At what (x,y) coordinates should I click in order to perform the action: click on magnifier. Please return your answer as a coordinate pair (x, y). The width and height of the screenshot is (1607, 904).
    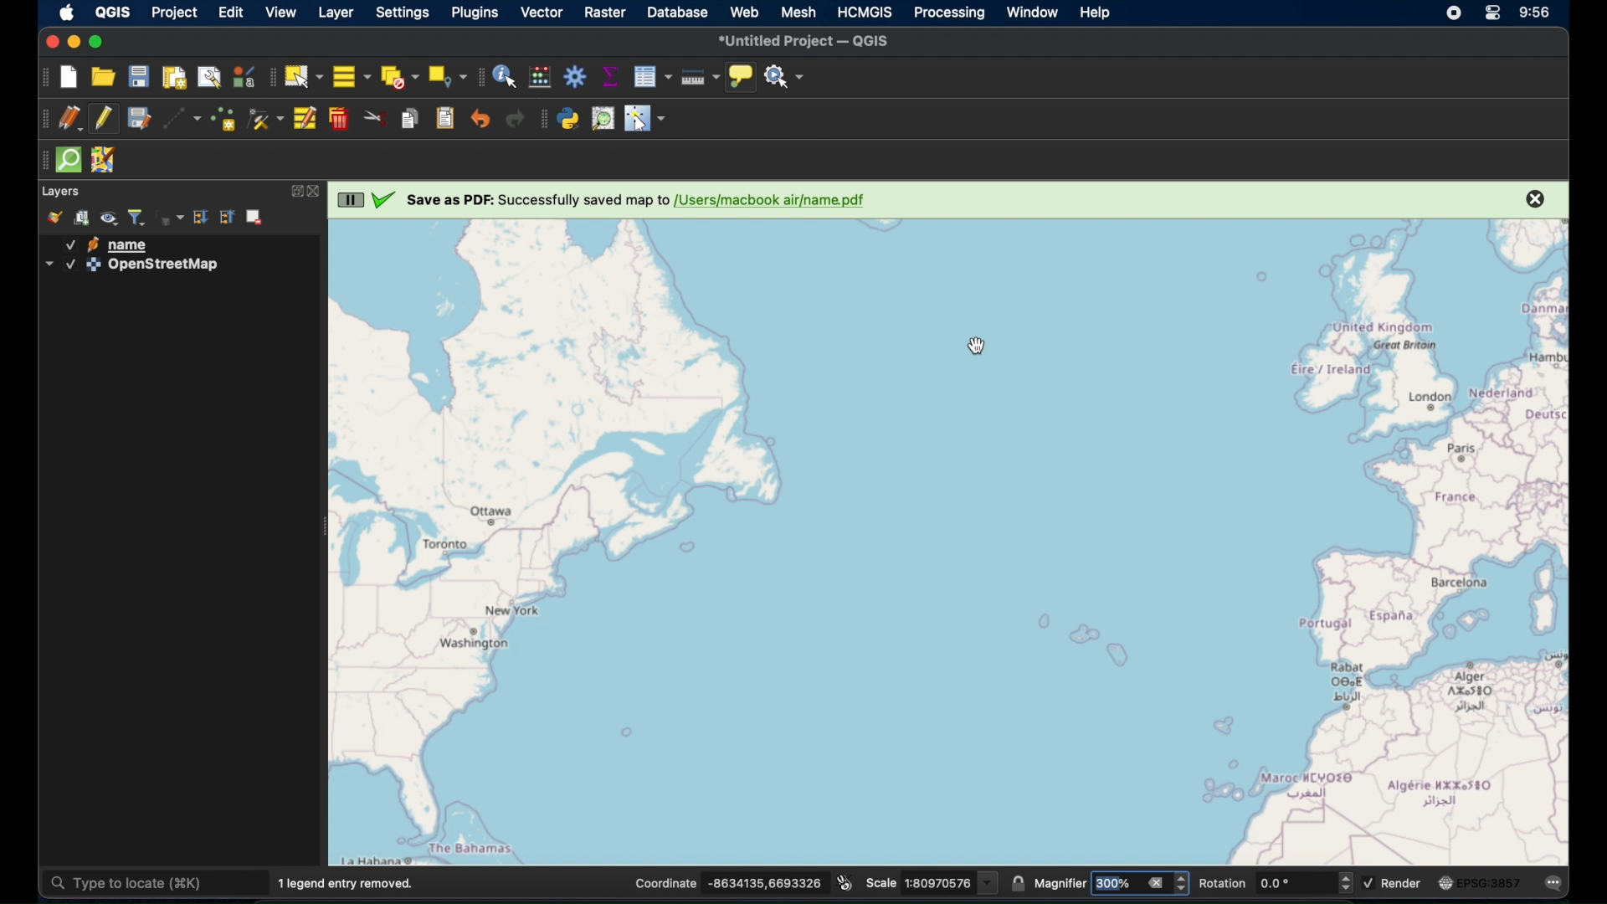
    Looking at the image, I should click on (1112, 882).